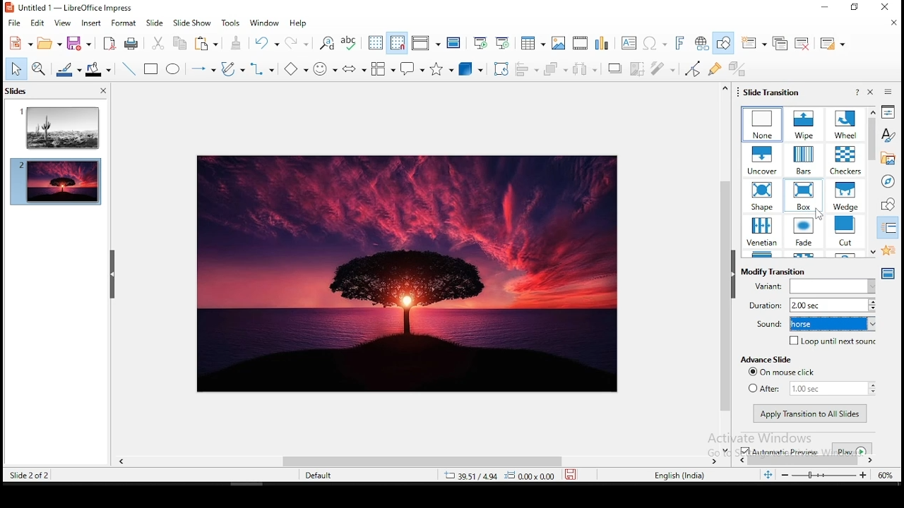 This screenshot has height=508, width=904. I want to click on gallery, so click(889, 159).